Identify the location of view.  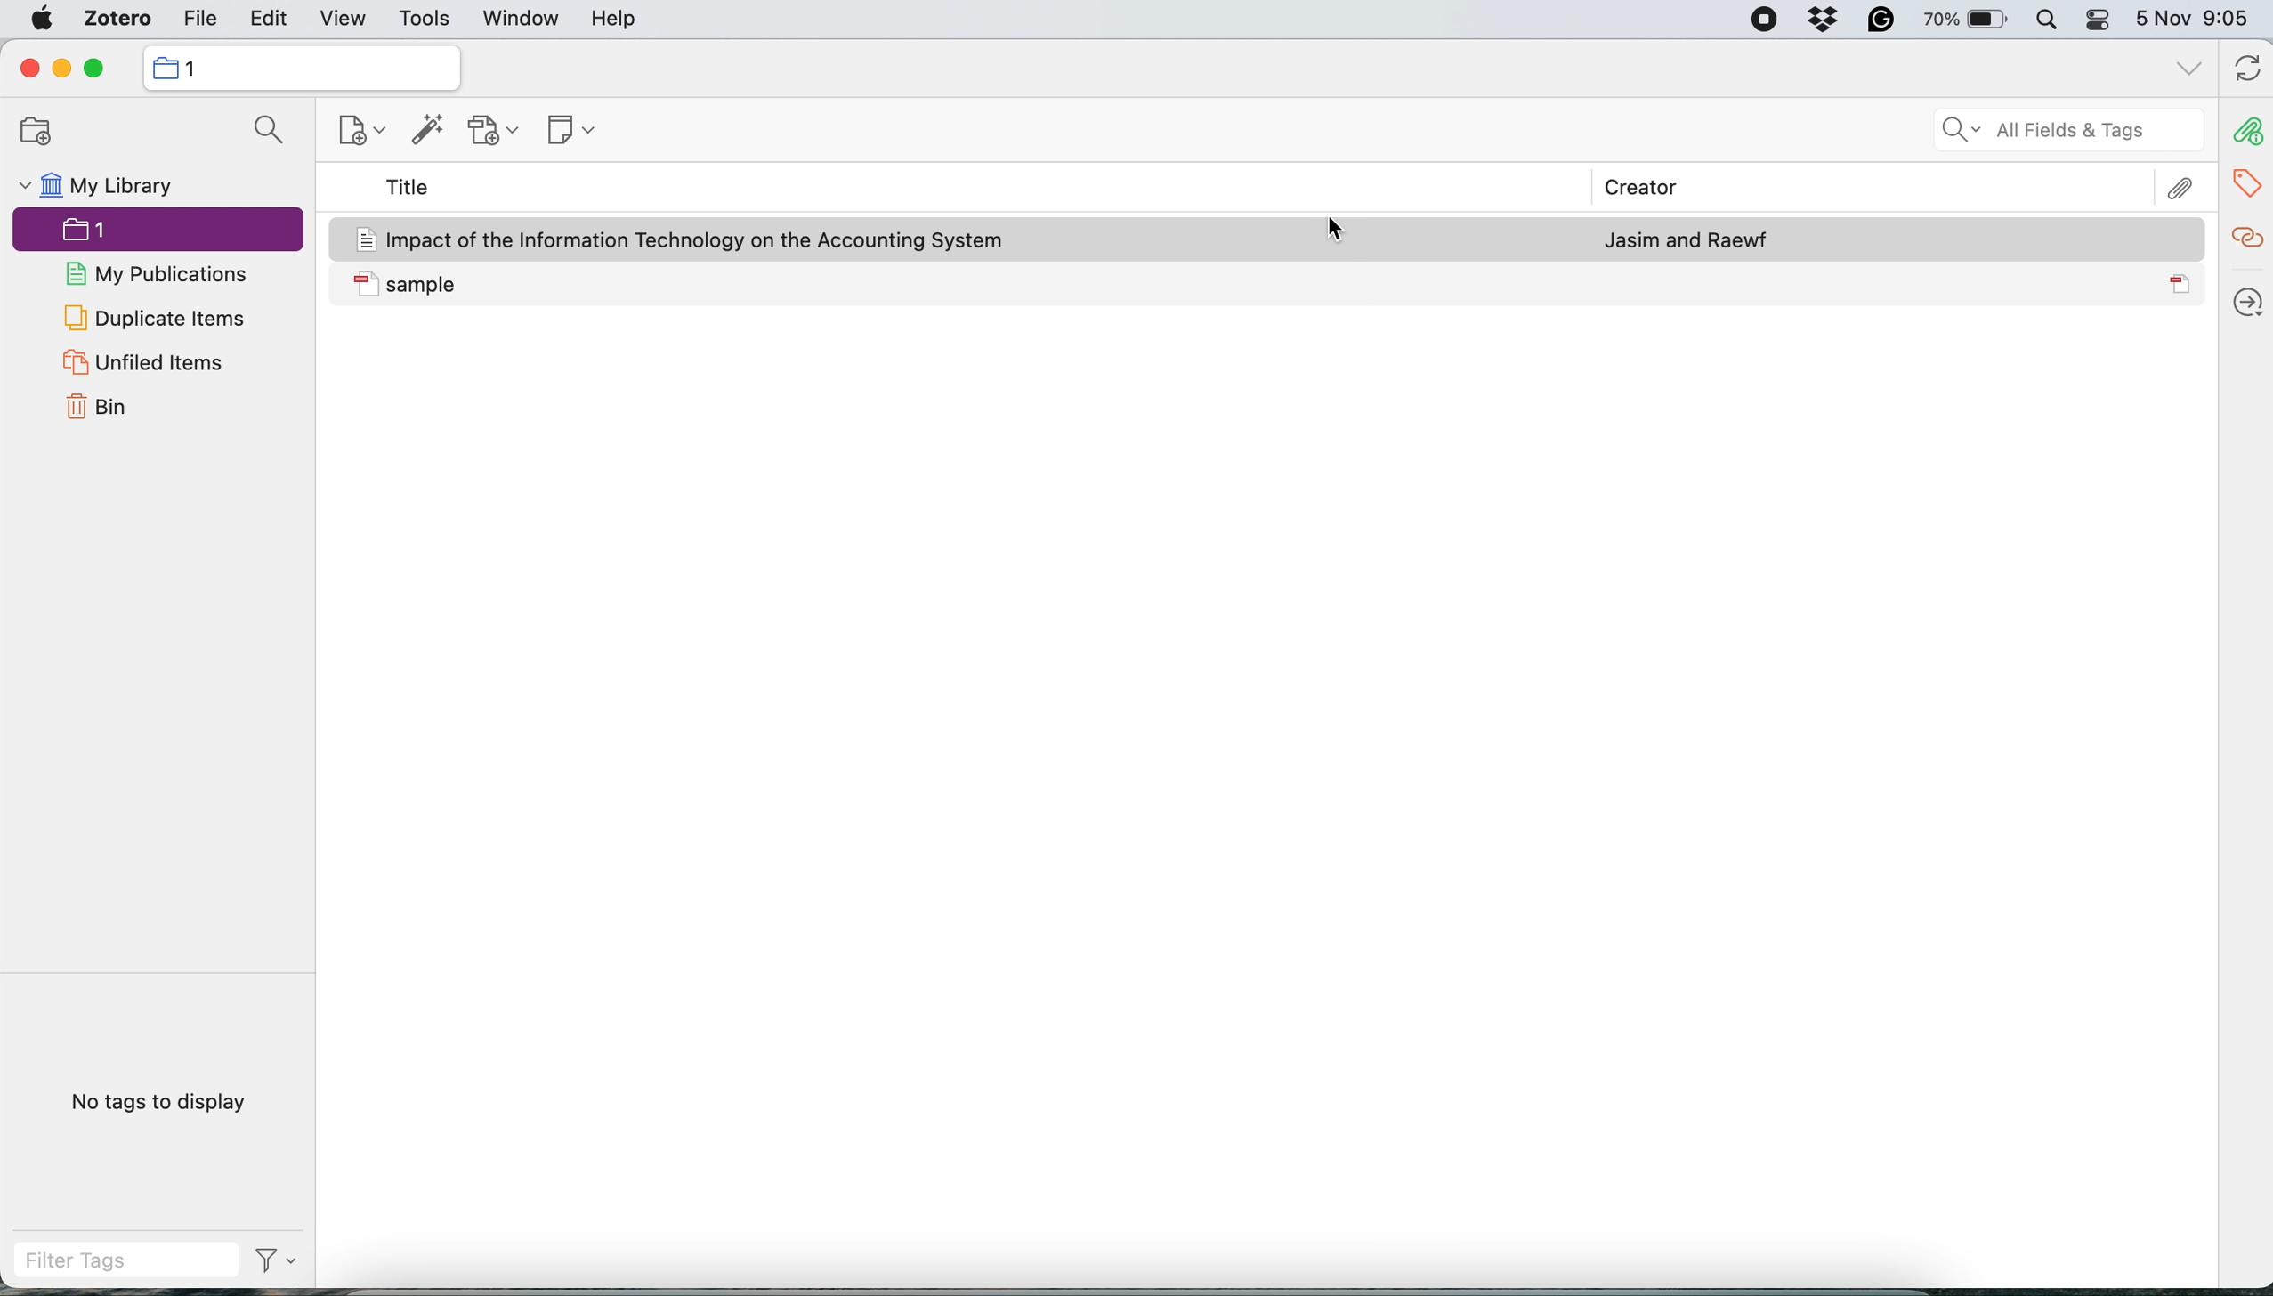
(343, 20).